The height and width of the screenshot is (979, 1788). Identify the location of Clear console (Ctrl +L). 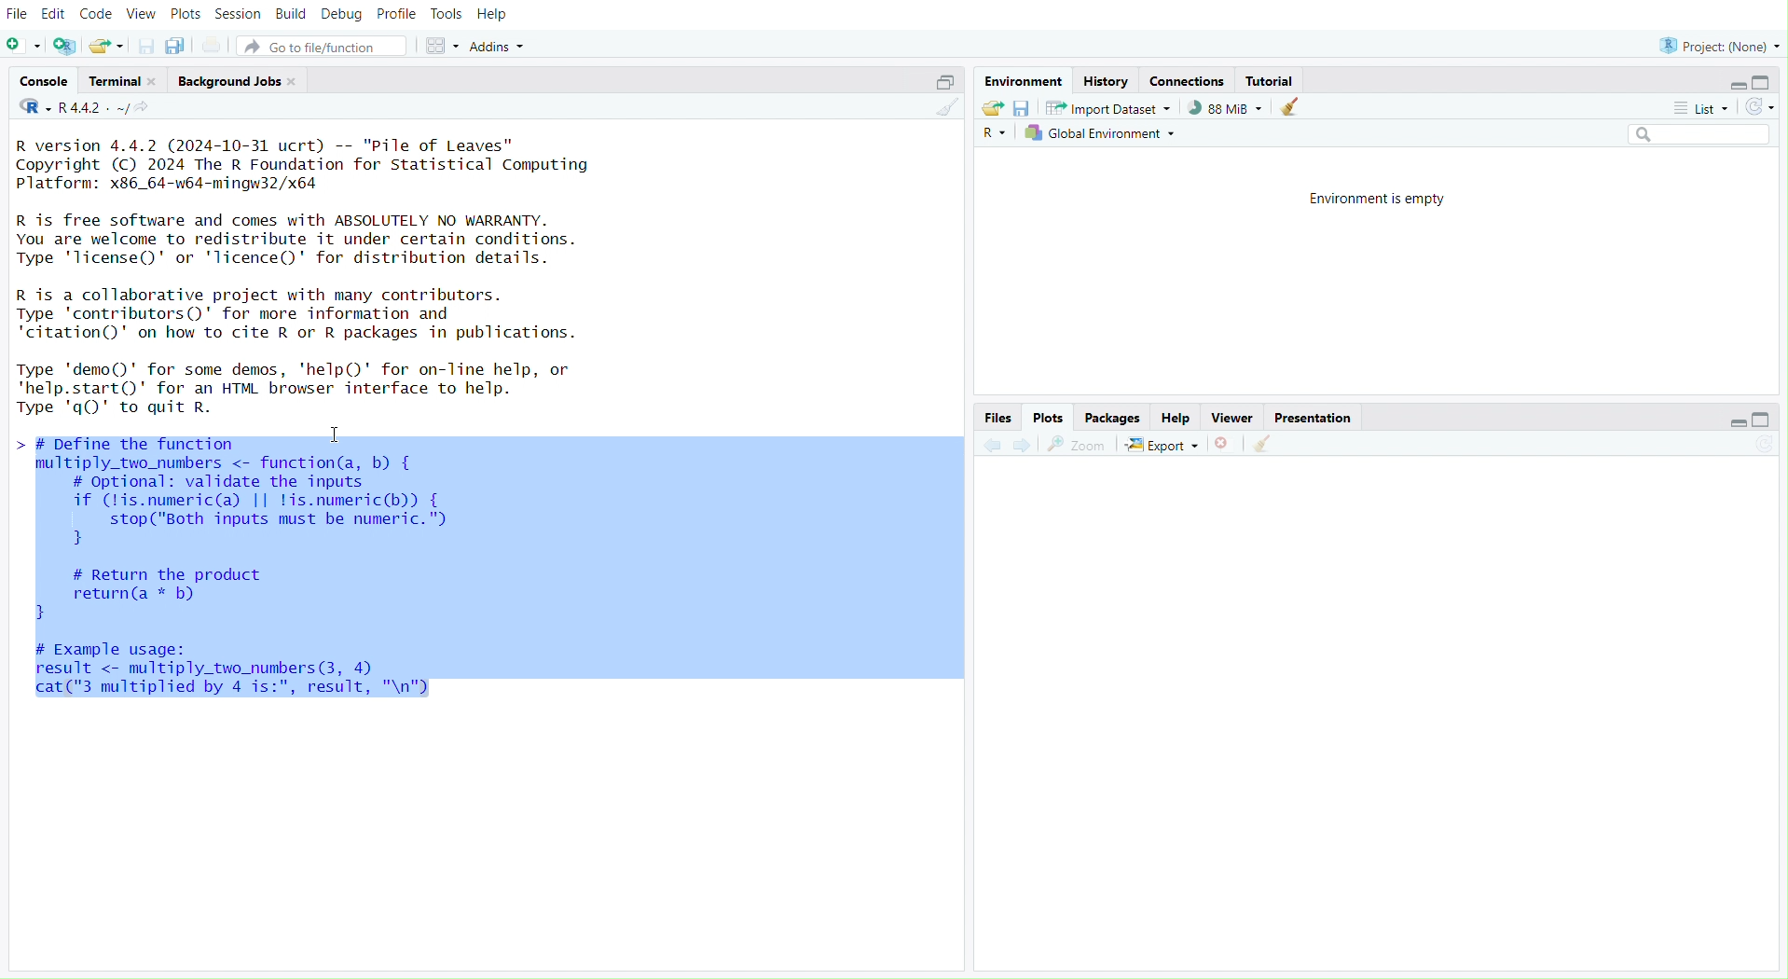
(1270, 442).